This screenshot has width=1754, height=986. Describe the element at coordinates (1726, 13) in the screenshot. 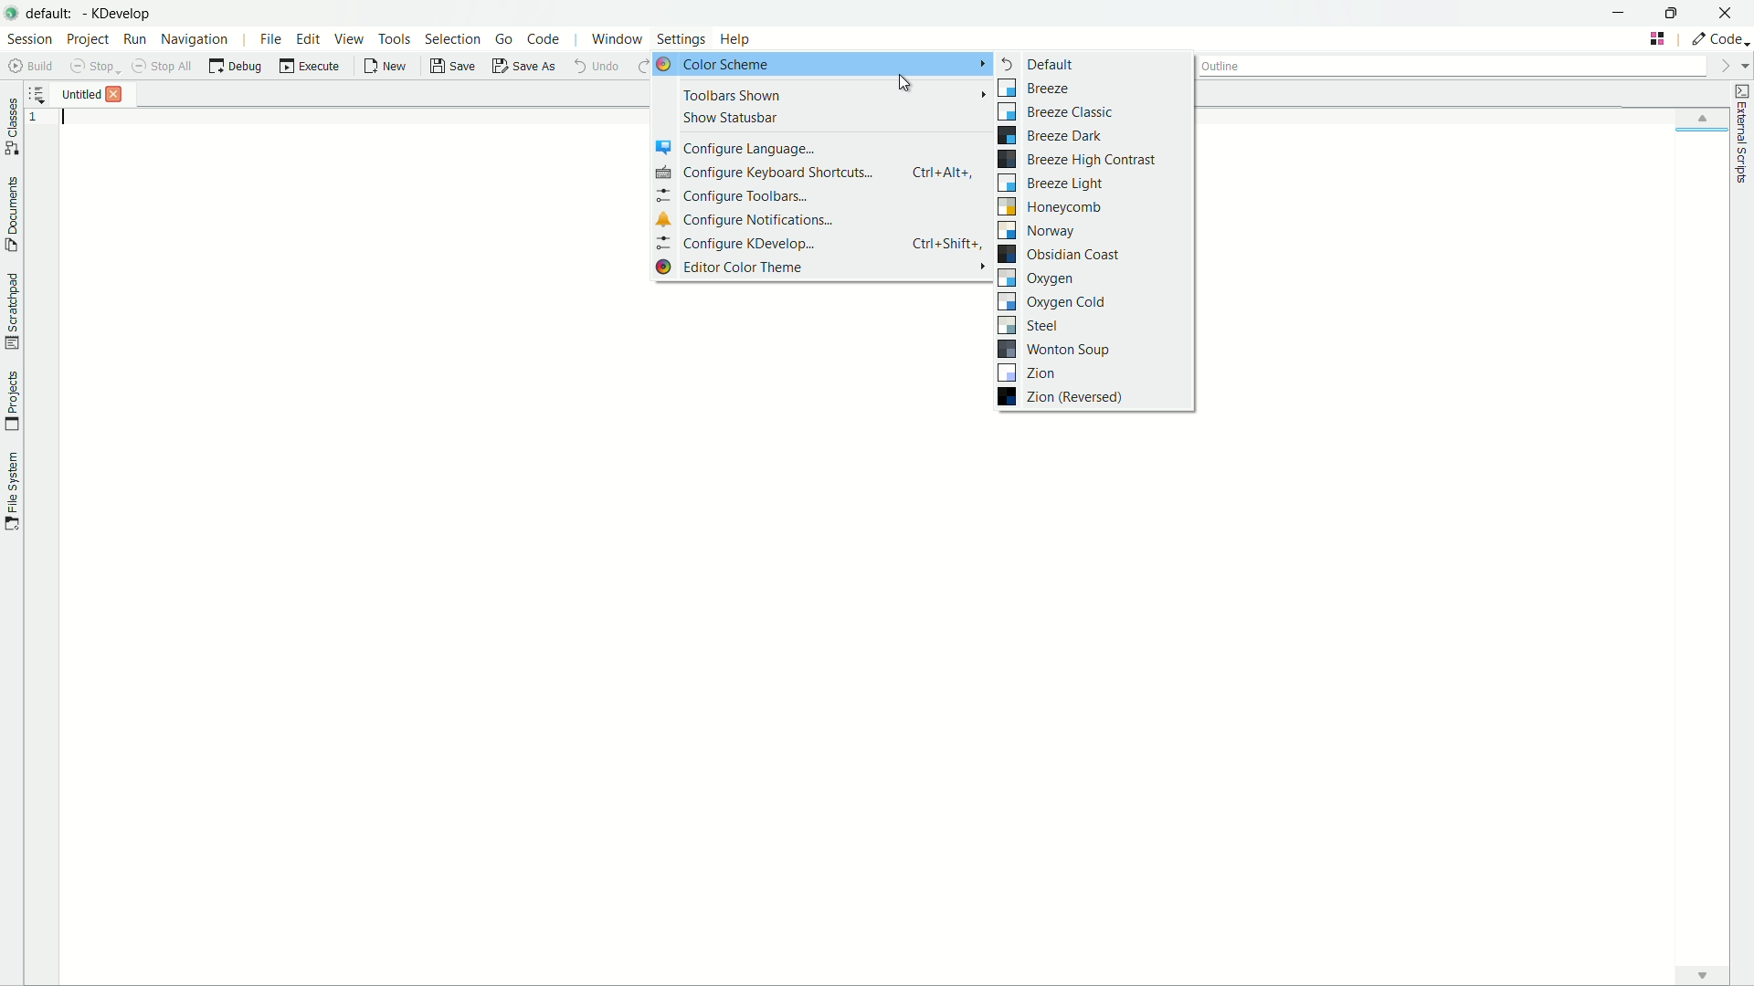

I see `close app` at that location.